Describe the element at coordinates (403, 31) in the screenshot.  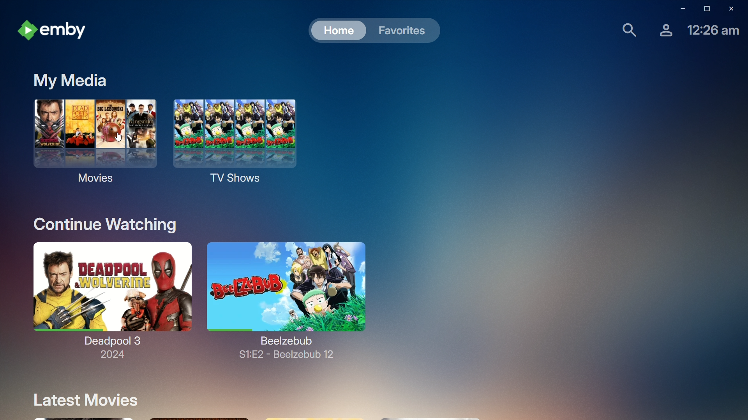
I see `Favorites` at that location.